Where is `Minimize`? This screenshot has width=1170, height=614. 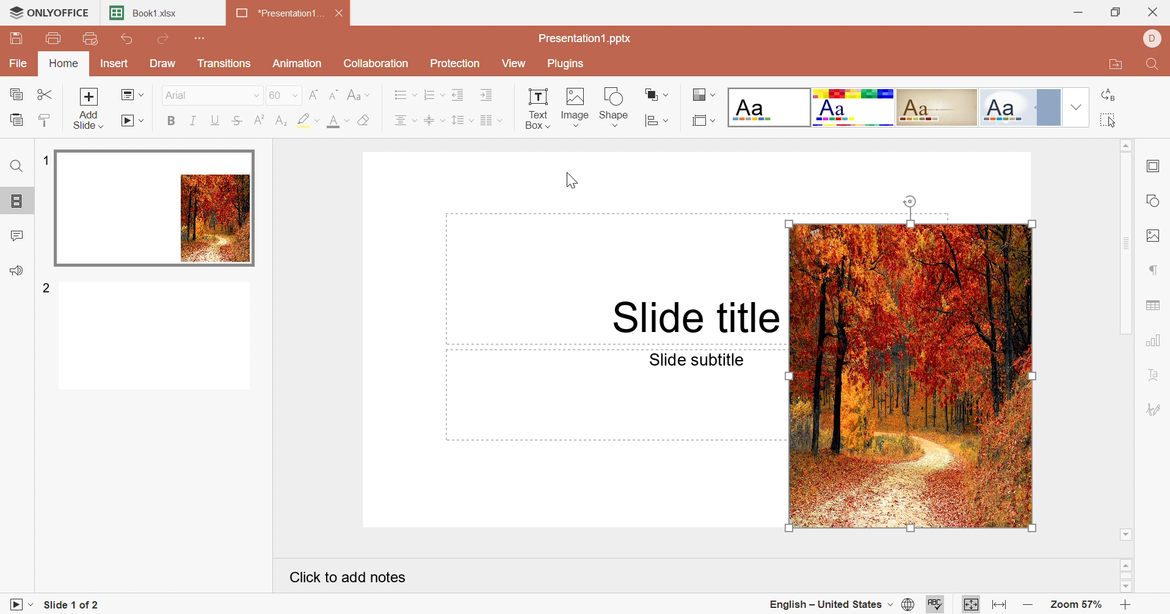 Minimize is located at coordinates (1073, 11).